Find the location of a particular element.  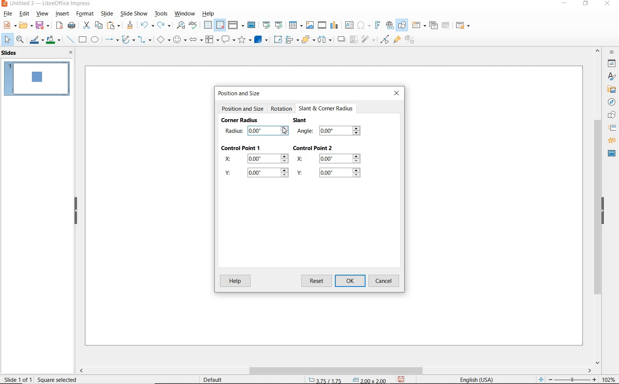

SLANT is located at coordinates (300, 121).